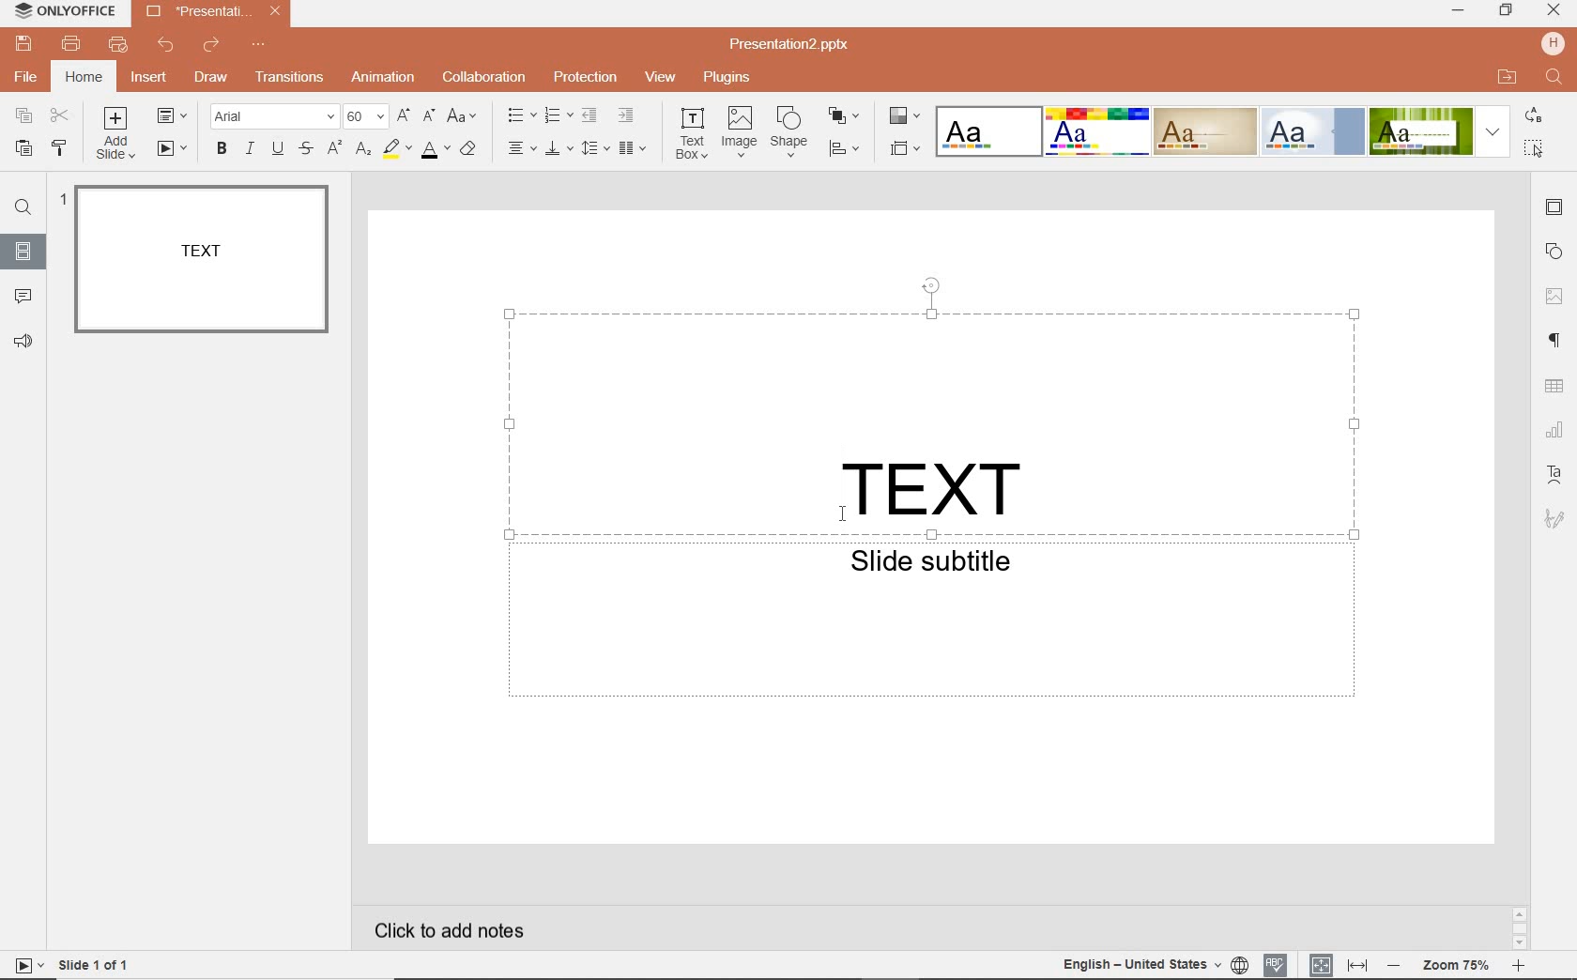 This screenshot has width=1577, height=980. Describe the element at coordinates (522, 149) in the screenshot. I see `HORIZONTAL ALIGN` at that location.